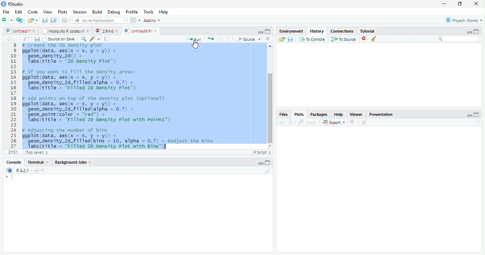  I want to click on ' RStudio, so click(12, 4).